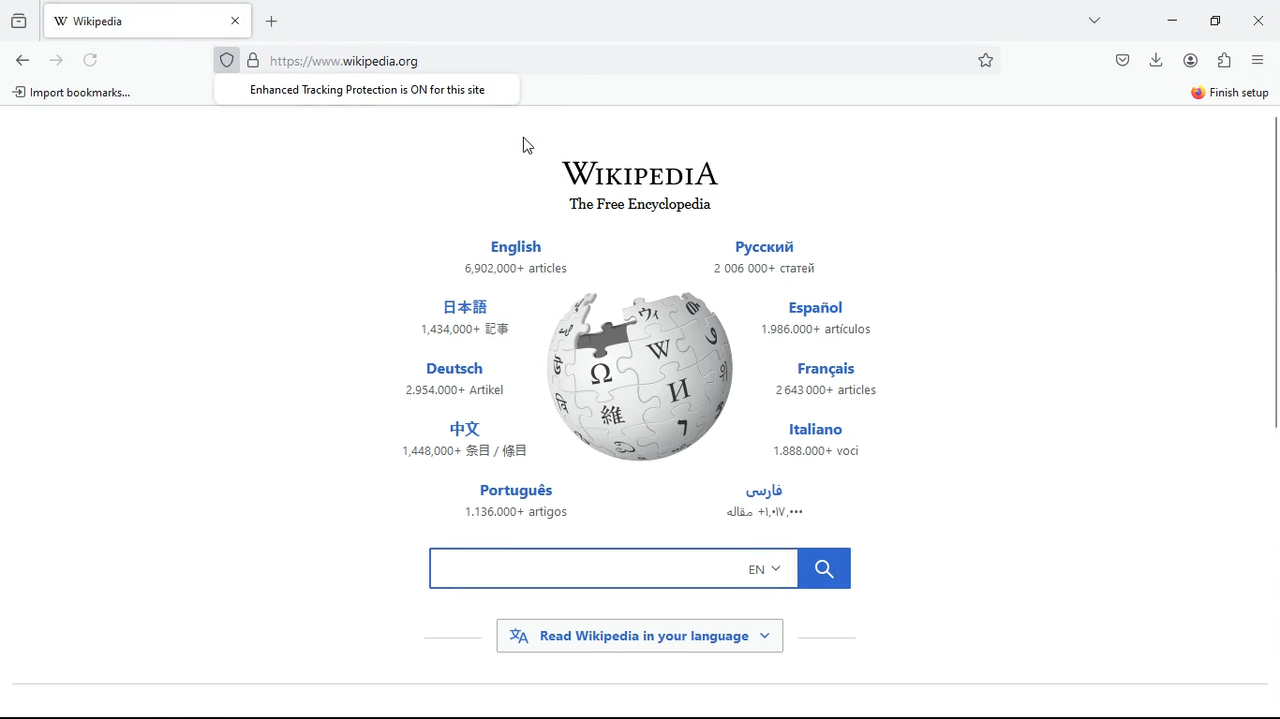 The height and width of the screenshot is (719, 1280). Describe the element at coordinates (986, 61) in the screenshot. I see `favorite` at that location.